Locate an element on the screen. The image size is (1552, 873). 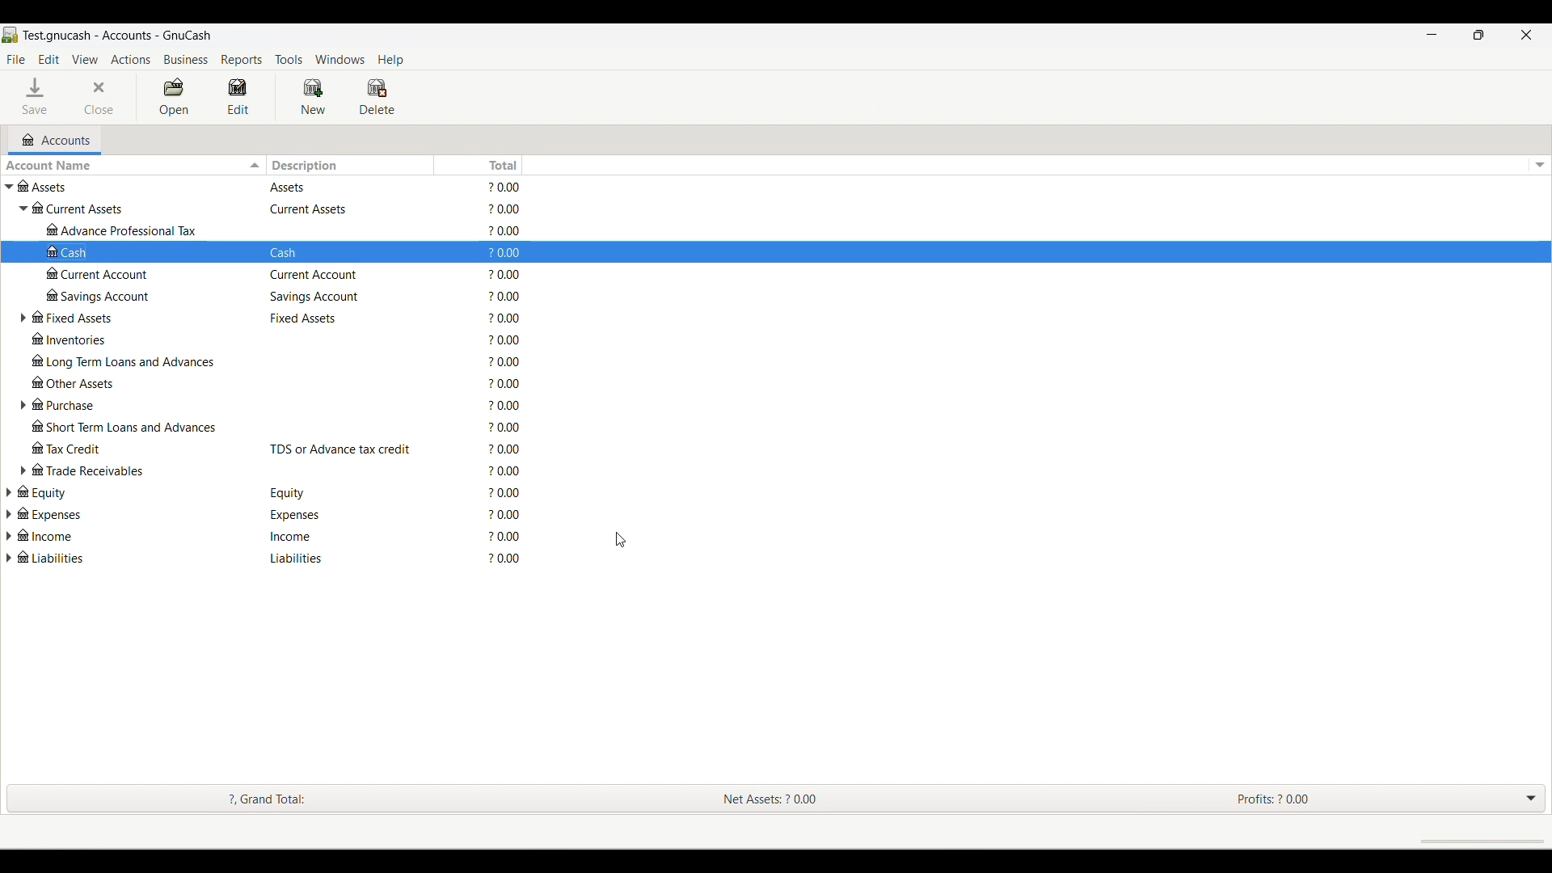
Total cloumn is located at coordinates (496, 373).